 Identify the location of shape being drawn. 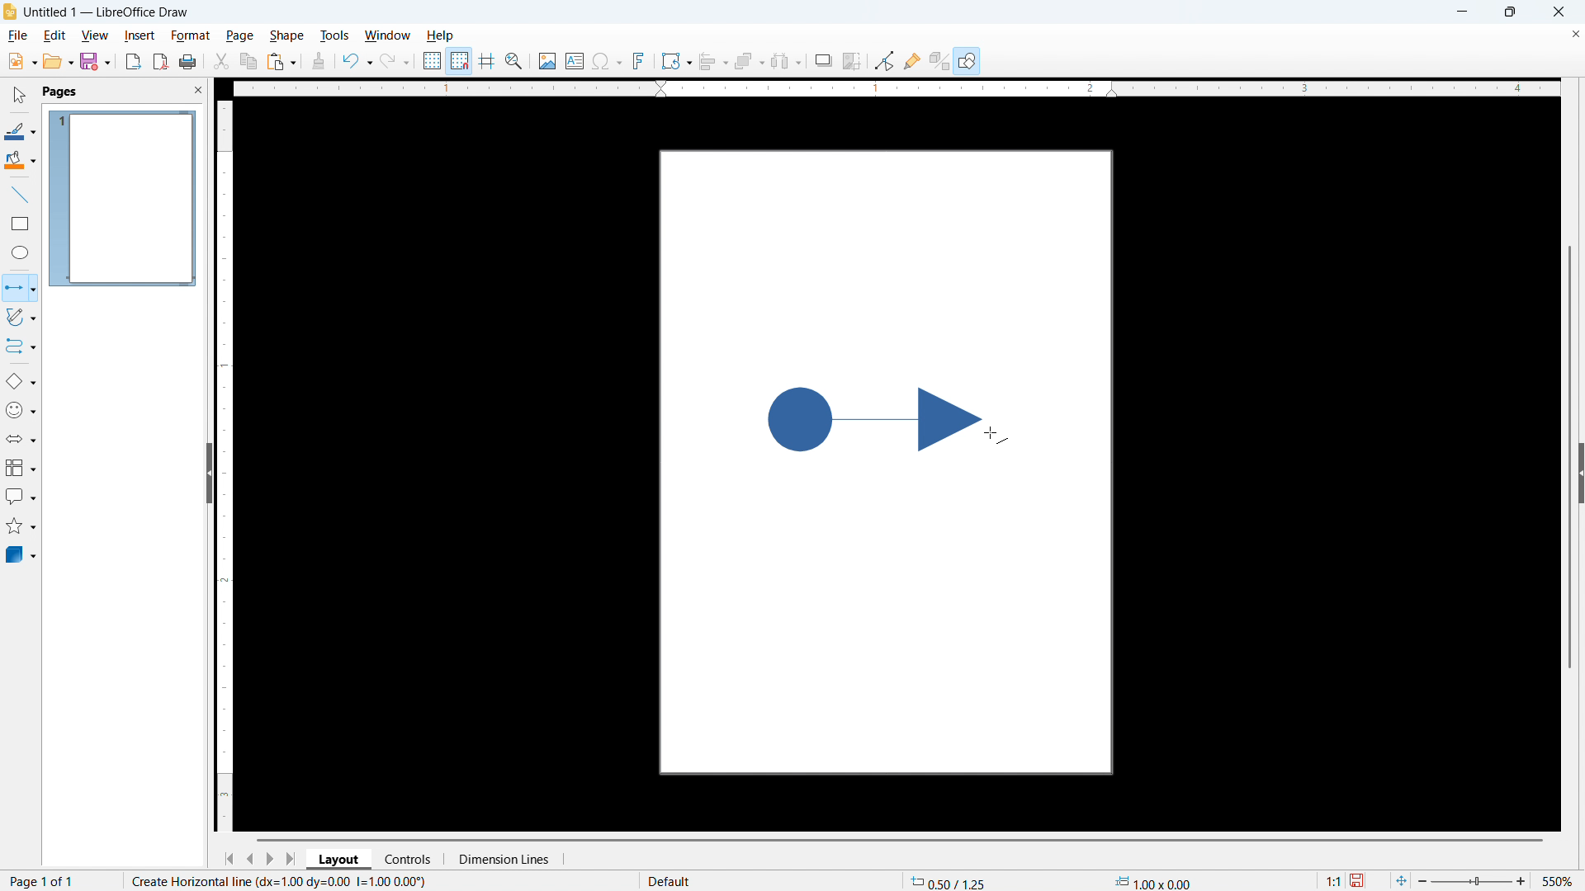
(874, 419).